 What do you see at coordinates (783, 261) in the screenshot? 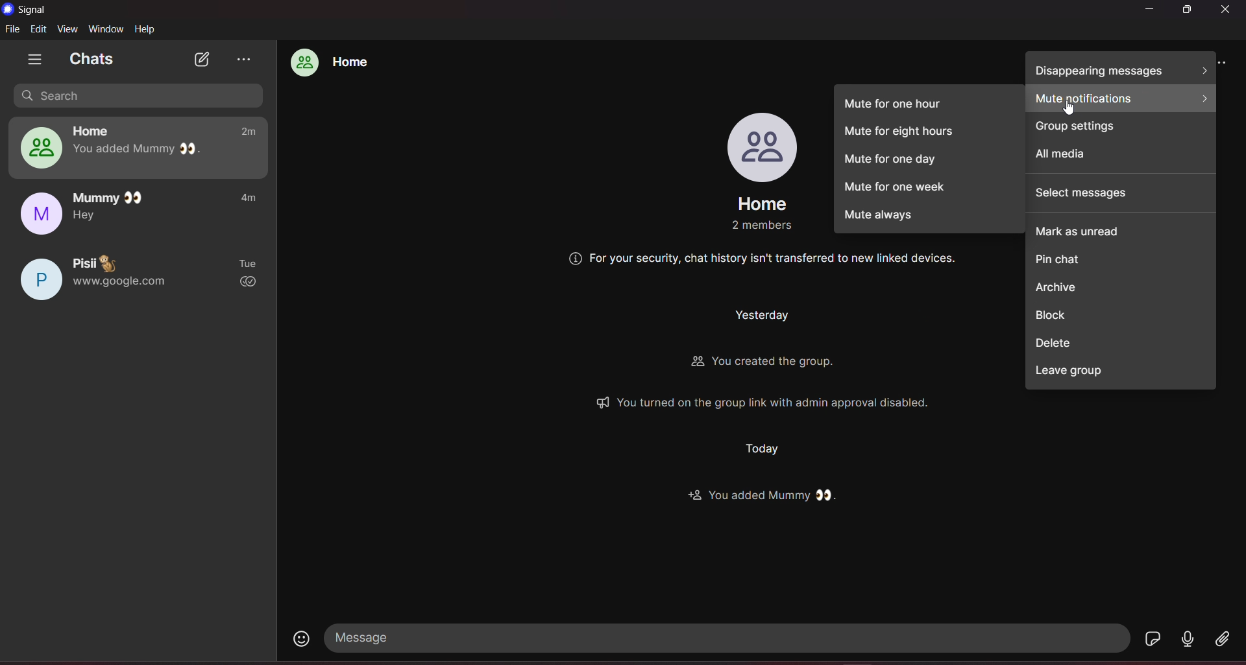
I see `` at bounding box center [783, 261].